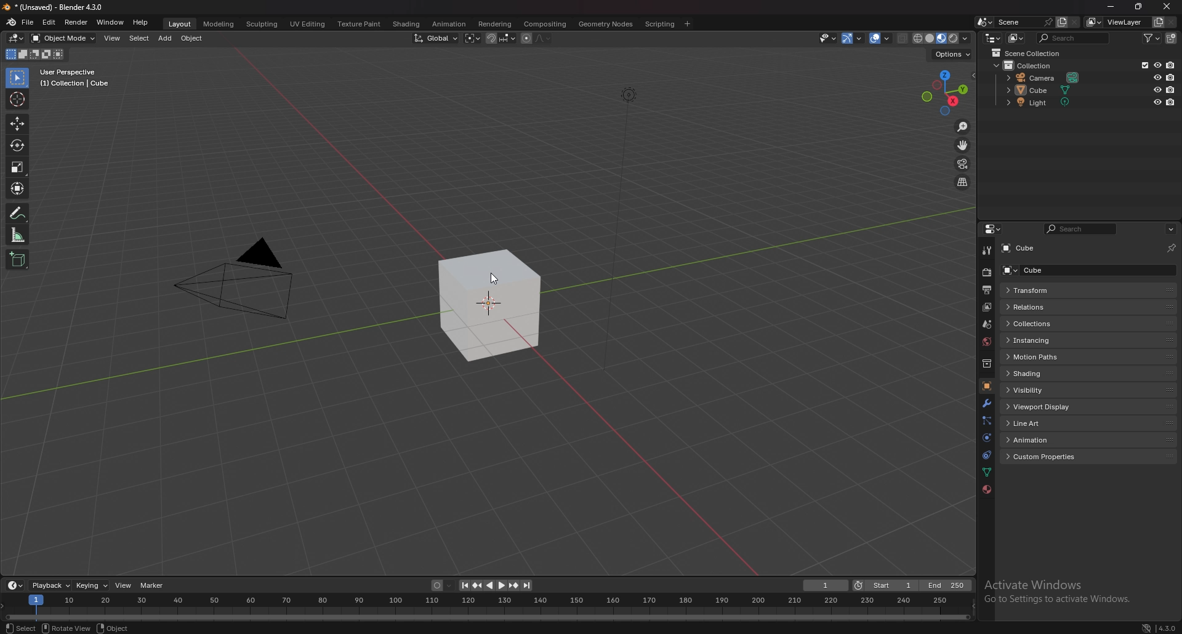  What do you see at coordinates (1142, 65) in the screenshot?
I see `exclude from view layer` at bounding box center [1142, 65].